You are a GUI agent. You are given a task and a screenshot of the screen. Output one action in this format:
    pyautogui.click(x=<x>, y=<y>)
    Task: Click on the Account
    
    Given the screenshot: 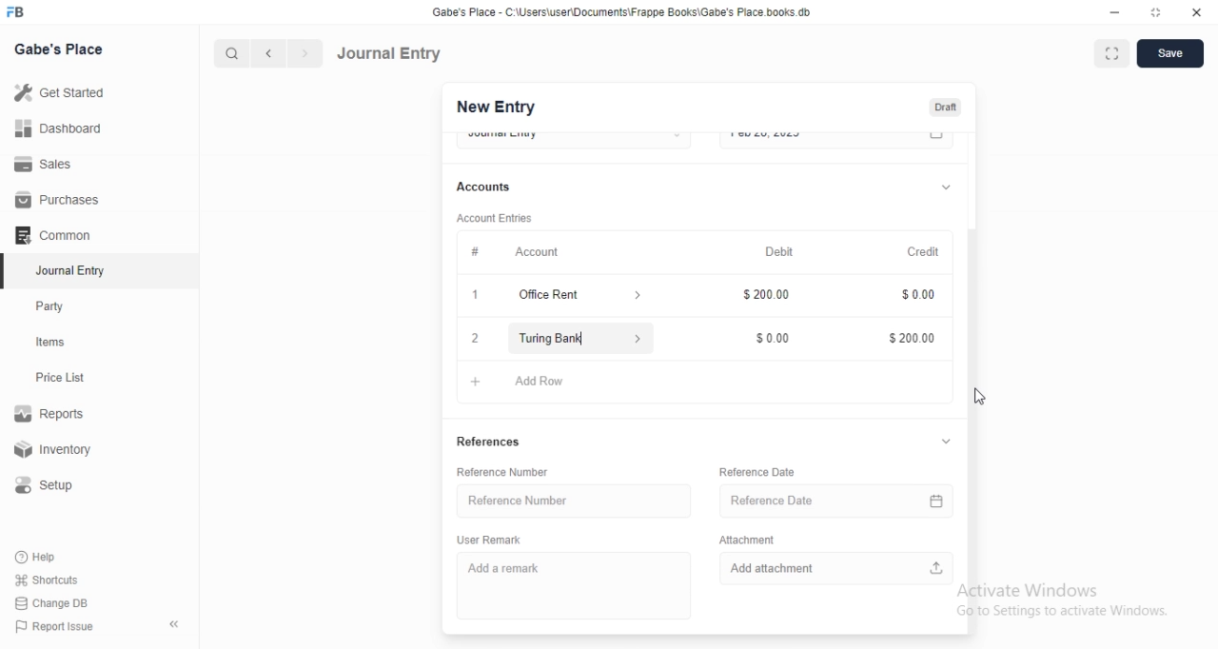 What is the action you would take?
    pyautogui.click(x=539, y=250)
    